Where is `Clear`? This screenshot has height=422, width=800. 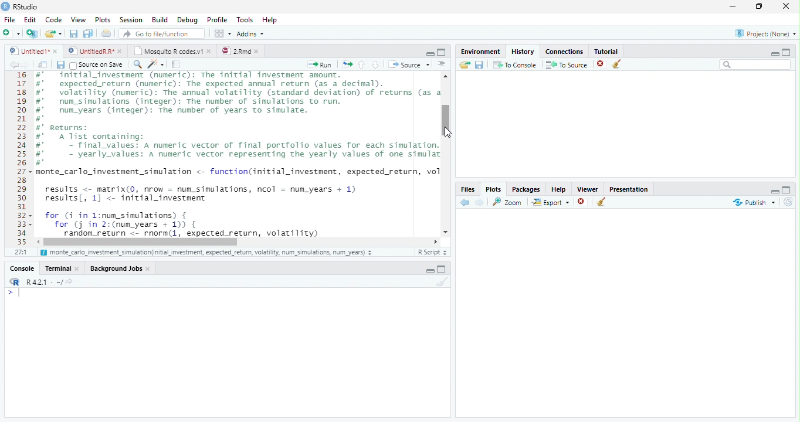
Clear is located at coordinates (602, 203).